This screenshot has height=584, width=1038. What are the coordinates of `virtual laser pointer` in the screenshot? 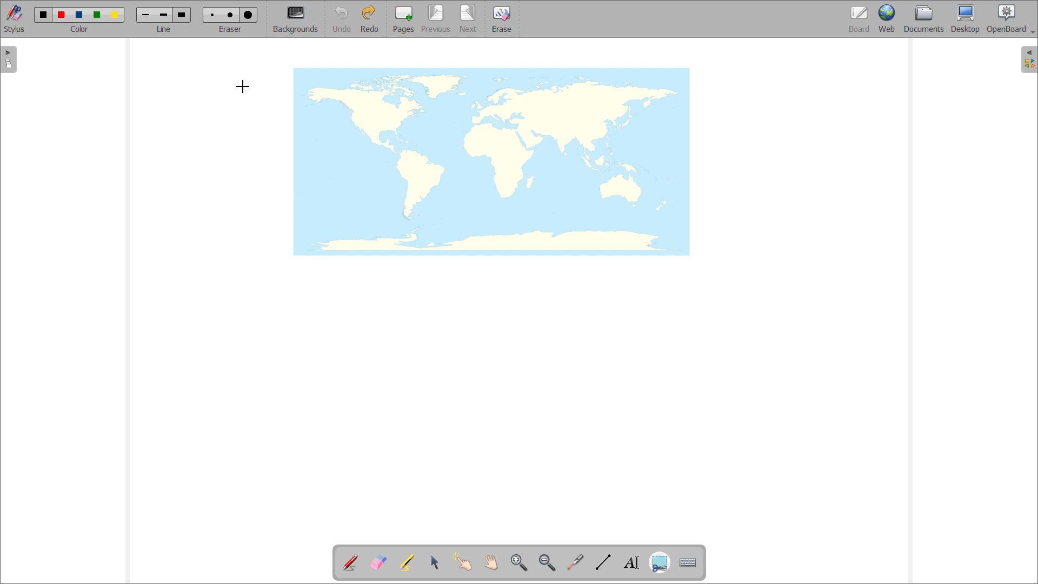 It's located at (575, 563).